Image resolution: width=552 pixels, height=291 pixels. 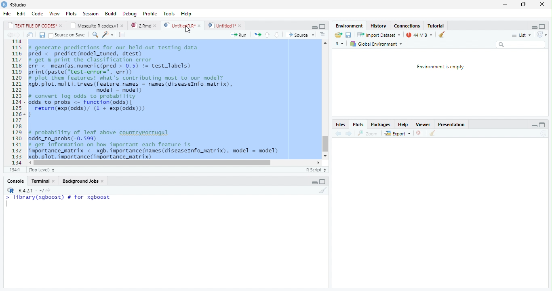 What do you see at coordinates (66, 35) in the screenshot?
I see `Source on Save` at bounding box center [66, 35].